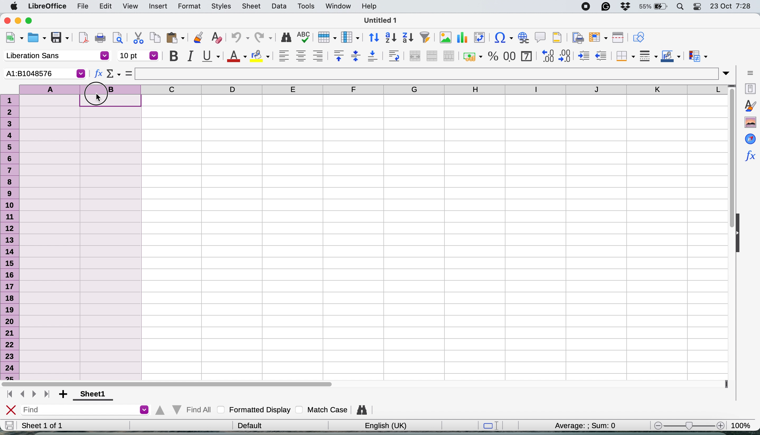 Image resolution: width=760 pixels, height=435 pixels. What do you see at coordinates (696, 55) in the screenshot?
I see `conditional` at bounding box center [696, 55].